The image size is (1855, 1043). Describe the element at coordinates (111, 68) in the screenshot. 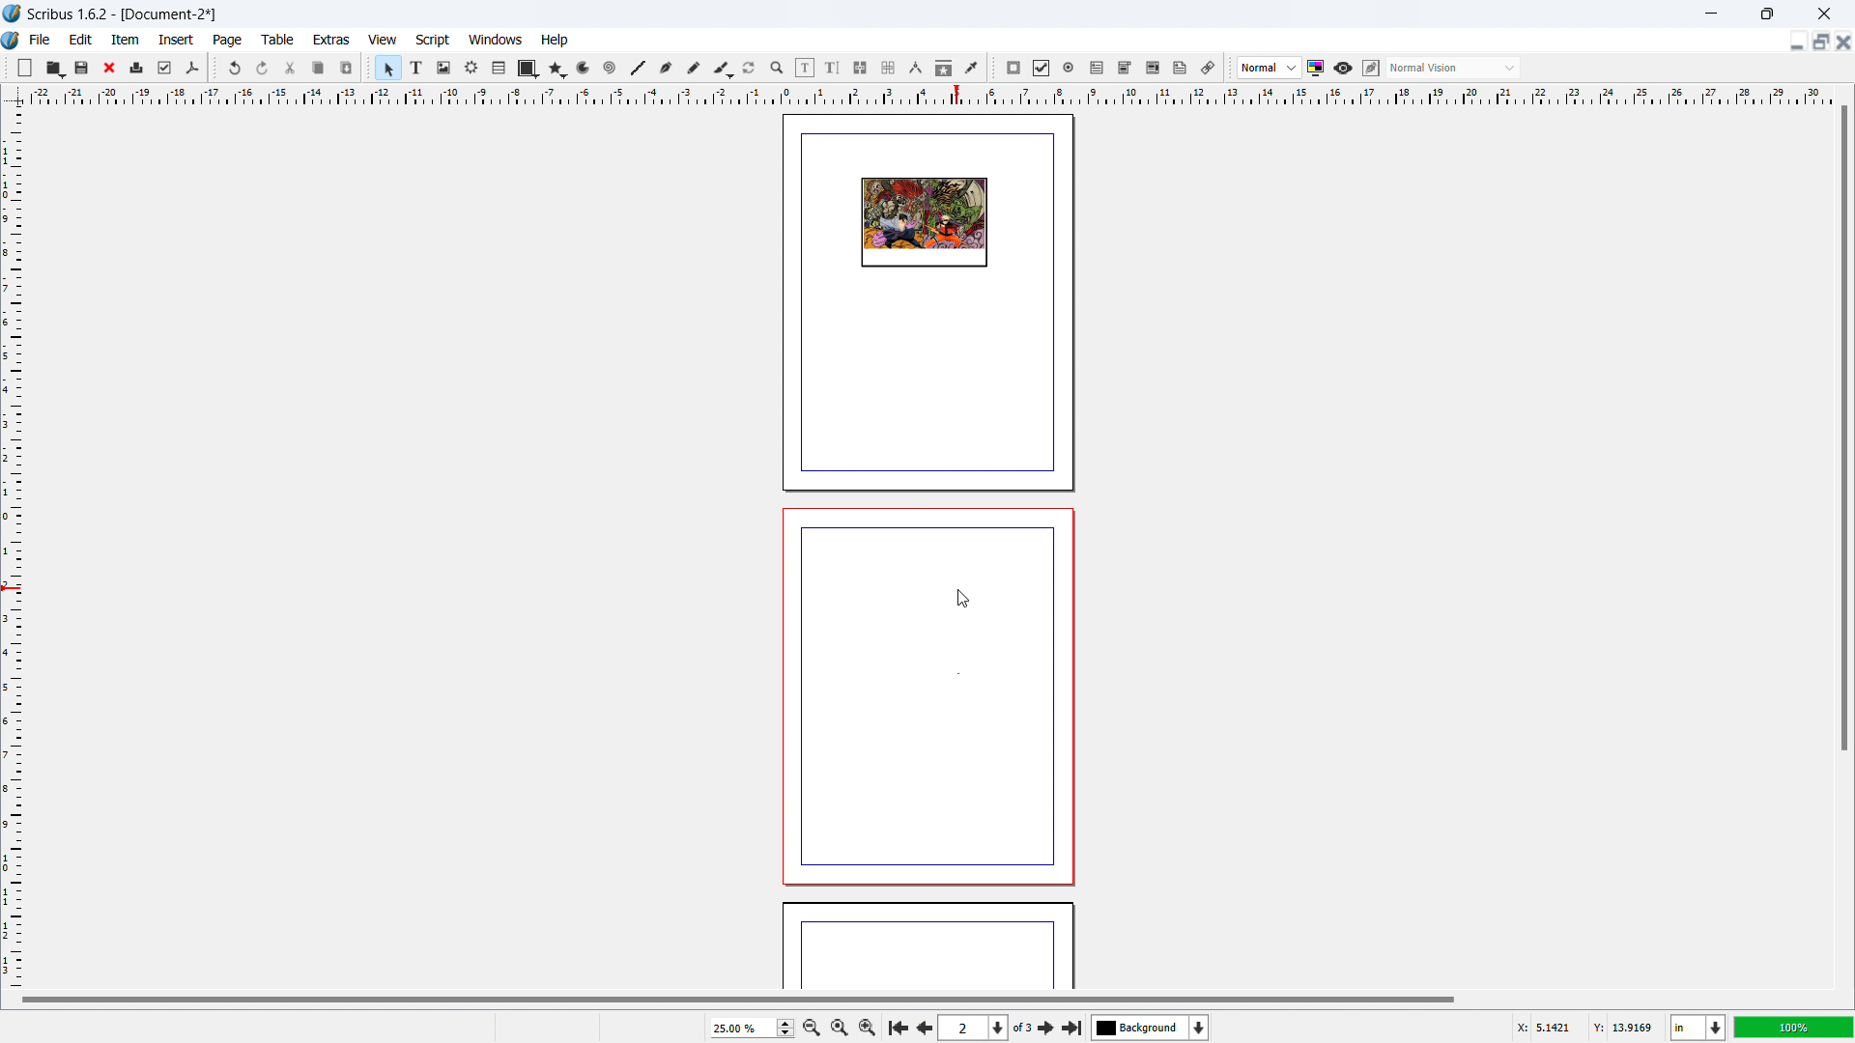

I see `close` at that location.